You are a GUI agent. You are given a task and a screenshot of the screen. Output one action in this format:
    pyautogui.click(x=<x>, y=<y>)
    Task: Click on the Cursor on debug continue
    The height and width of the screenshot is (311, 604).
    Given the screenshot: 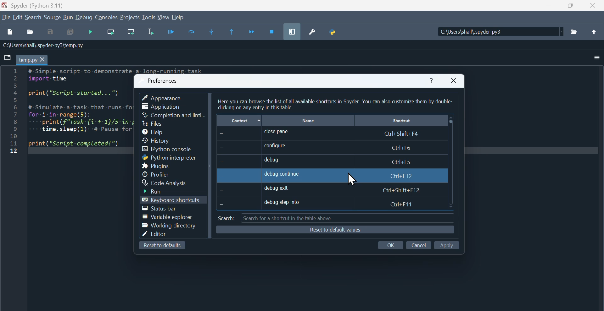 What is the action you would take?
    pyautogui.click(x=351, y=178)
    